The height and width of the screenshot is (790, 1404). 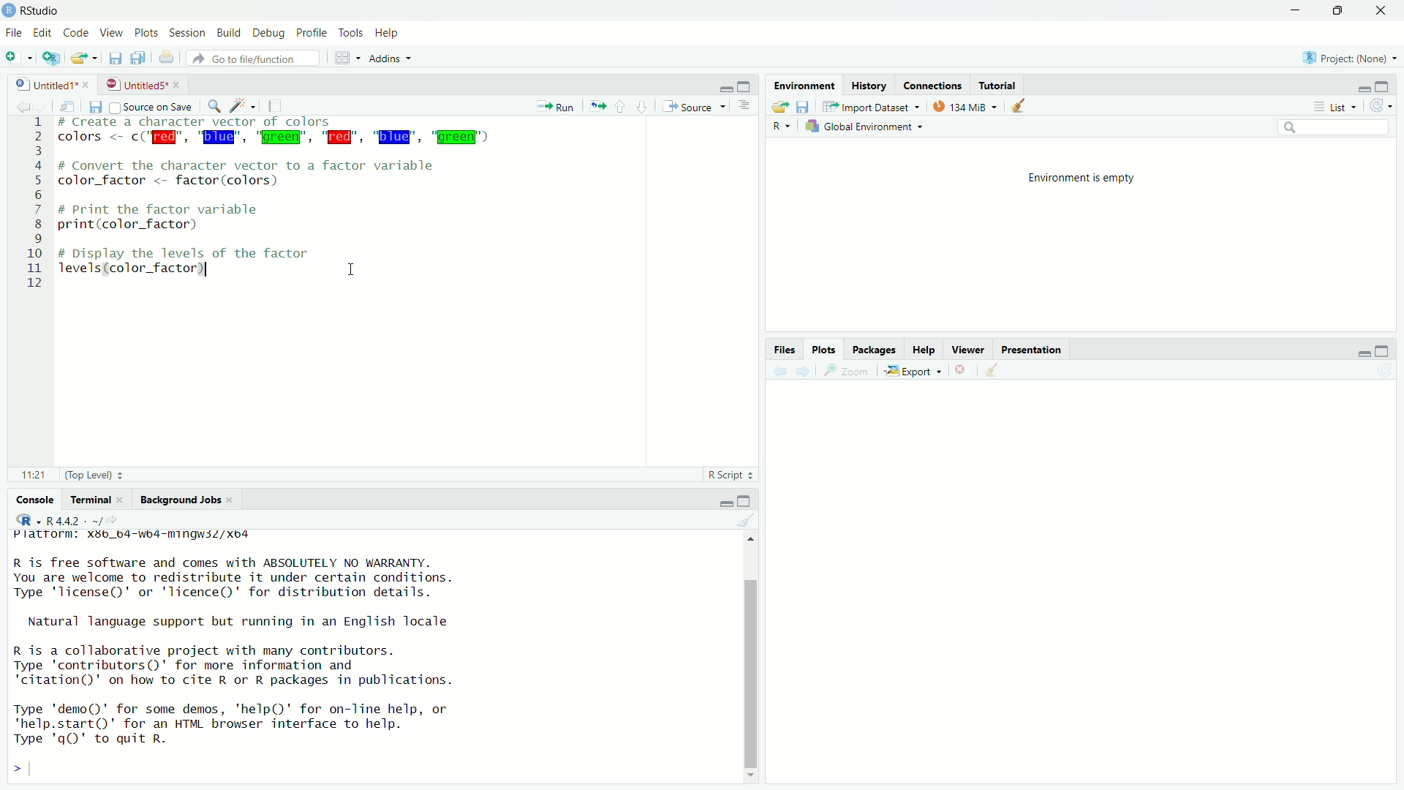 I want to click on terminal, so click(x=97, y=499).